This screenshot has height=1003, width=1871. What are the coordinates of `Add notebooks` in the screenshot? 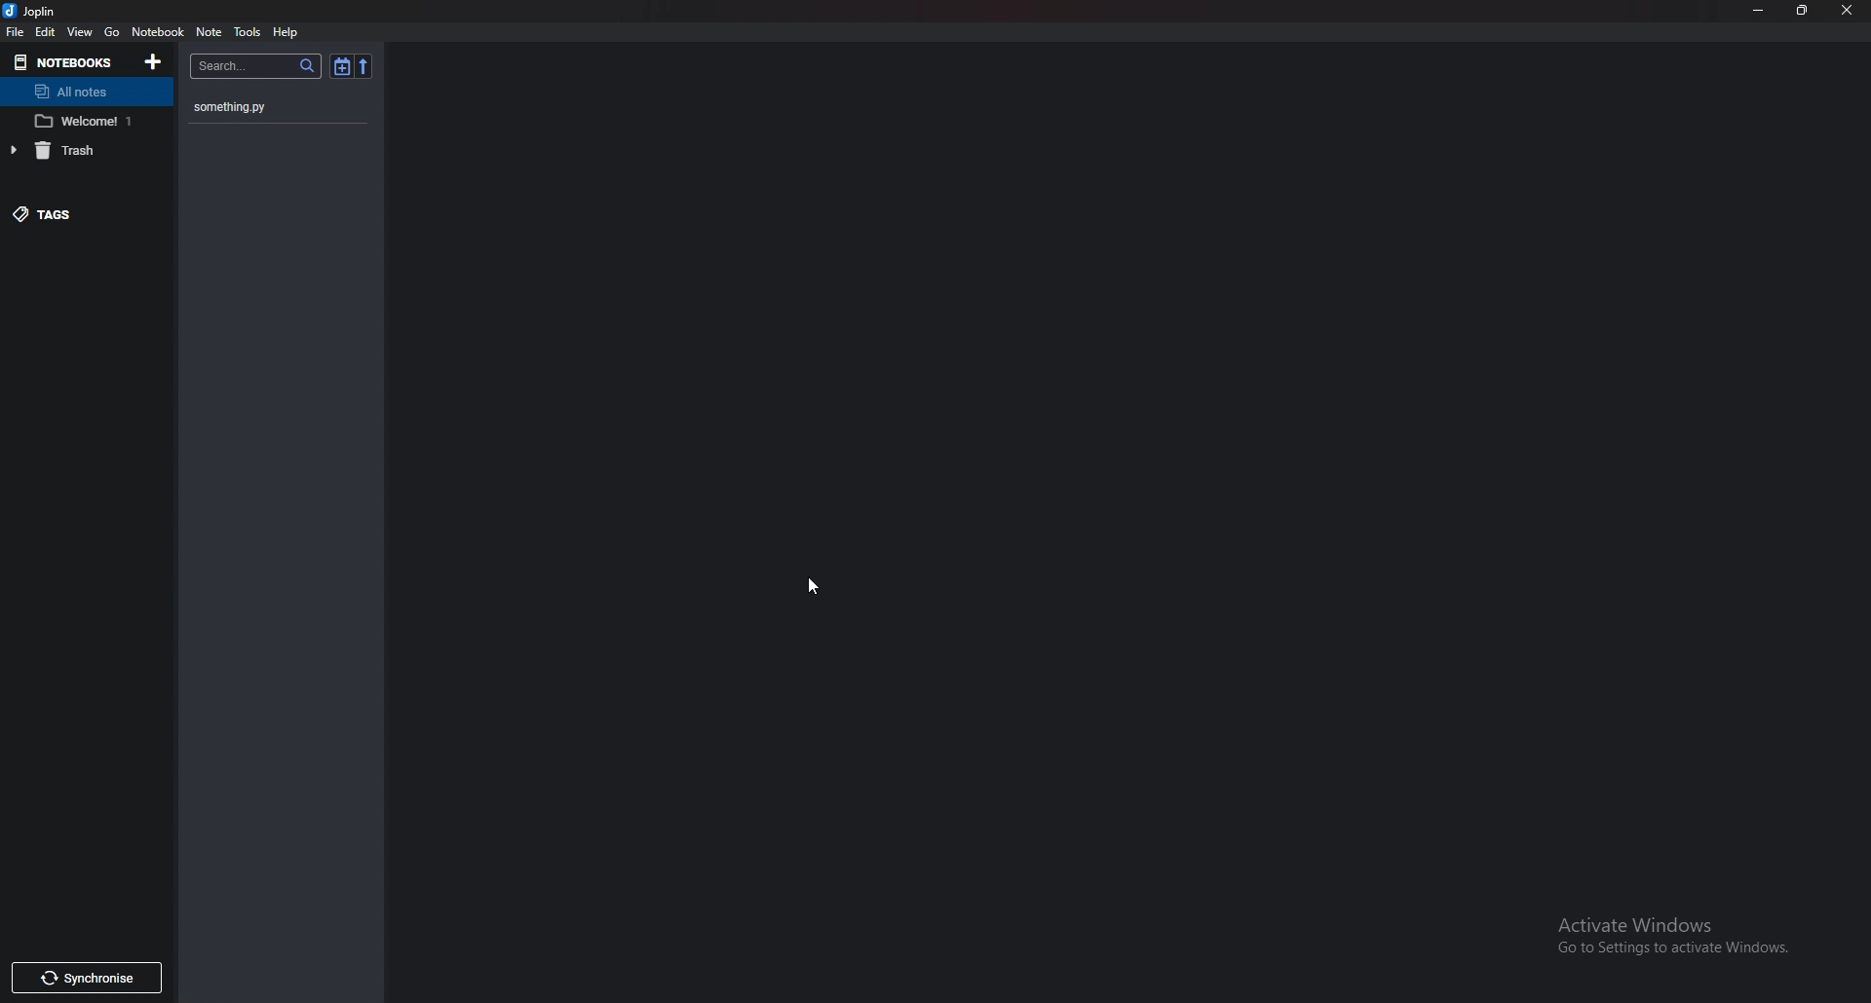 It's located at (150, 60).